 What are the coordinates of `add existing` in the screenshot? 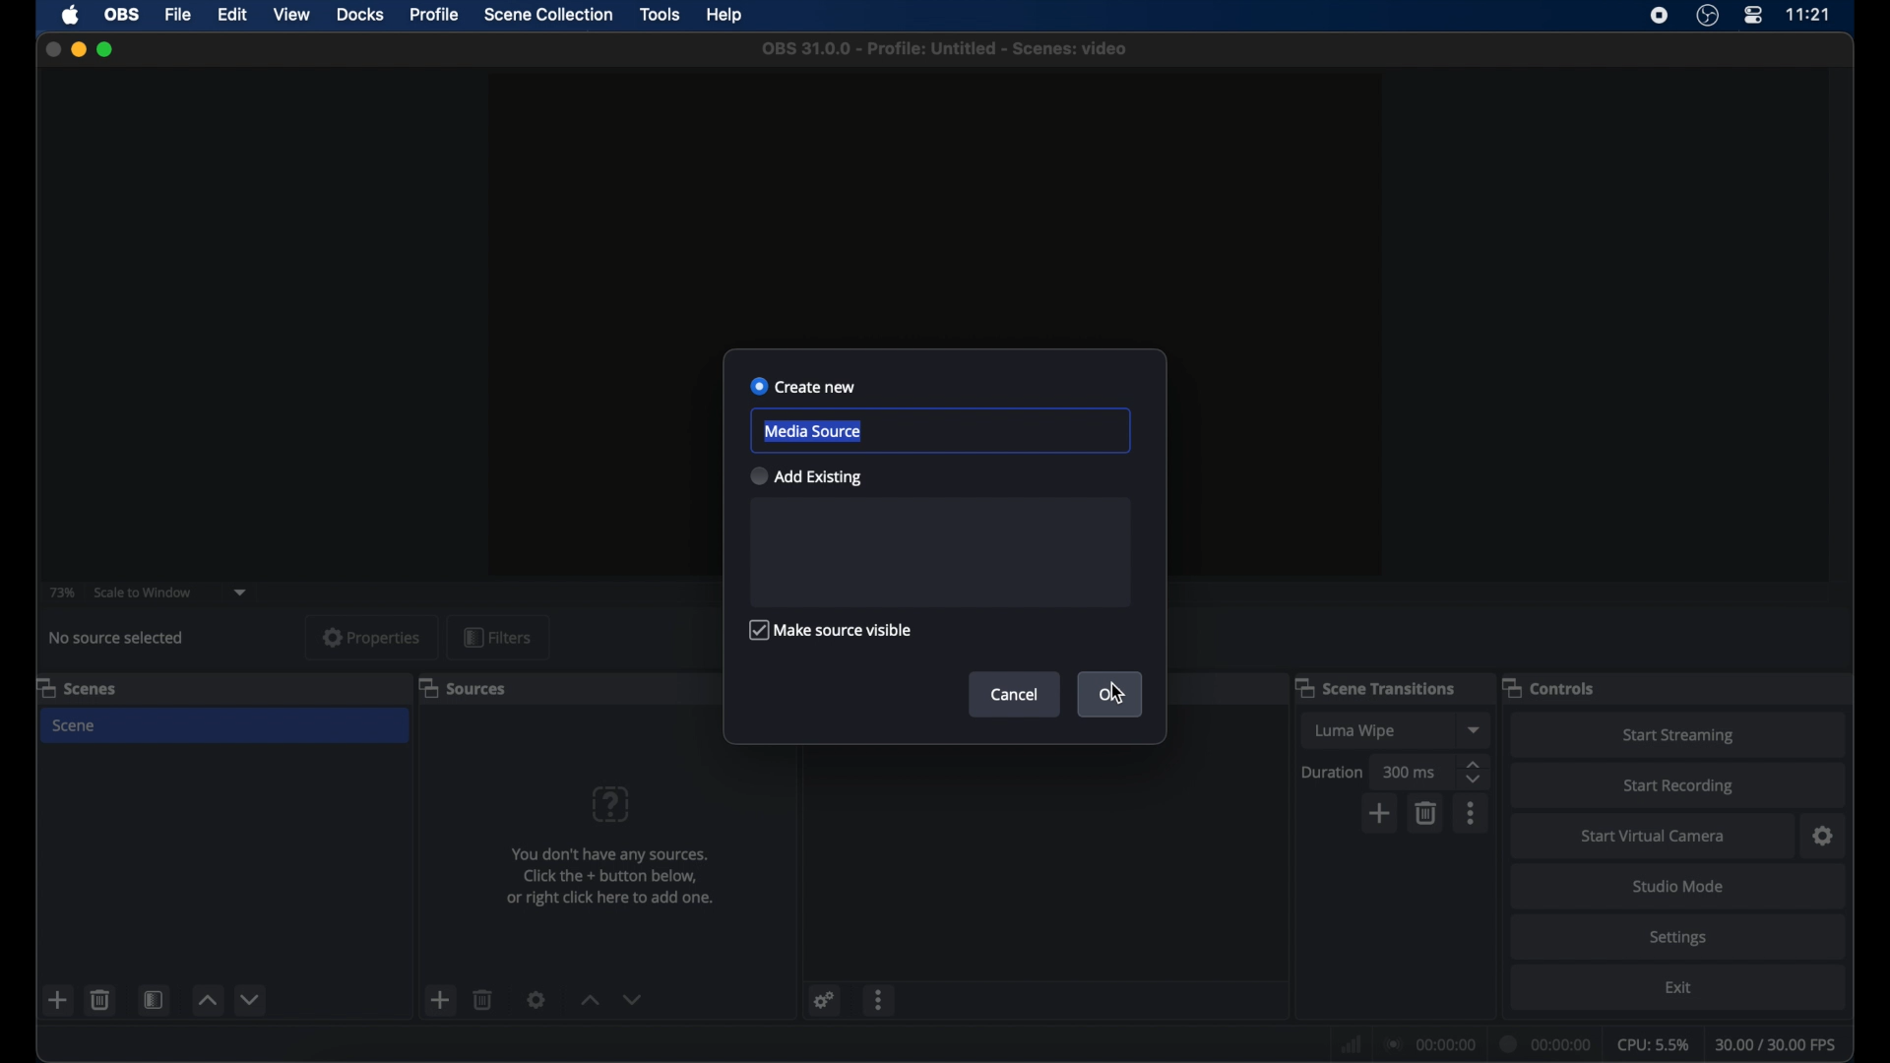 It's located at (807, 476).